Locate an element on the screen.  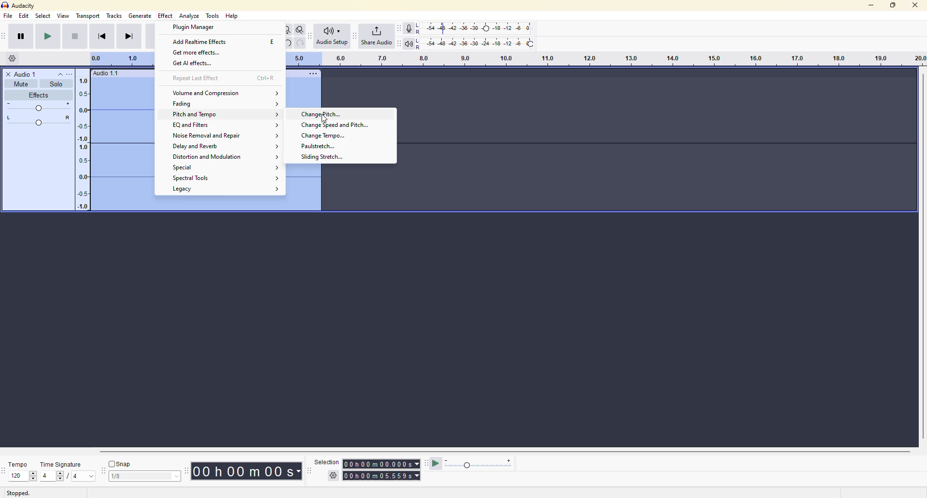
playback meter is located at coordinates (408, 43).